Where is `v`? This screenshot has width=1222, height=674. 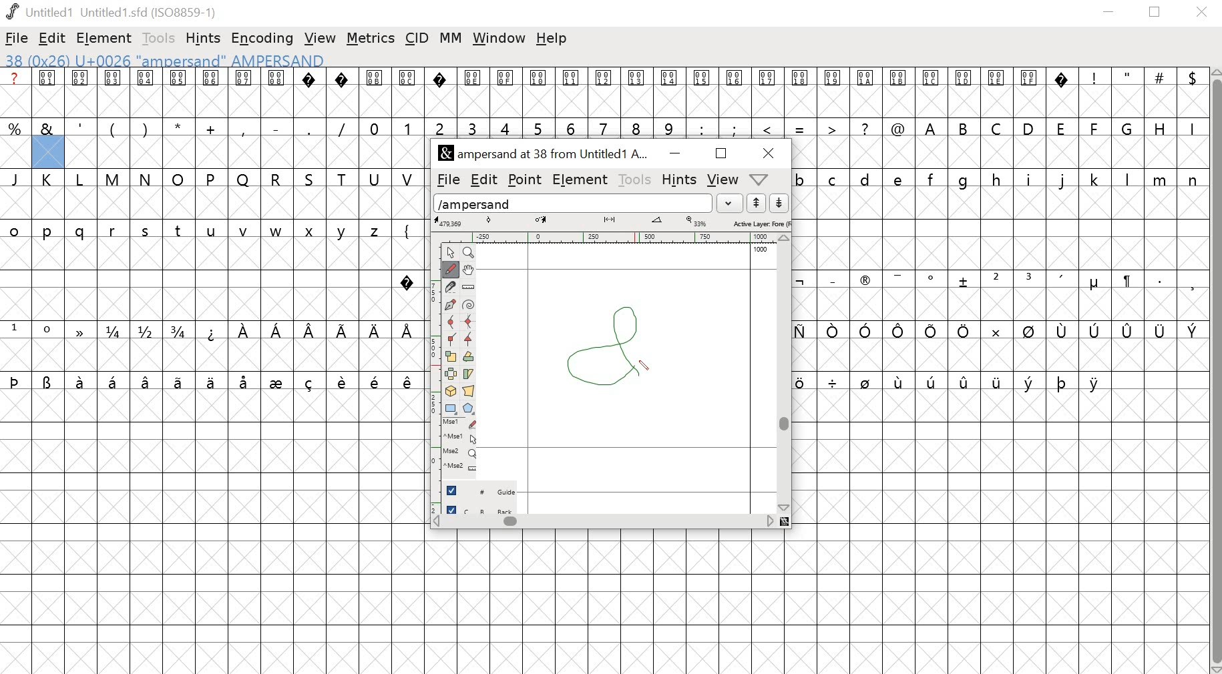 v is located at coordinates (244, 232).